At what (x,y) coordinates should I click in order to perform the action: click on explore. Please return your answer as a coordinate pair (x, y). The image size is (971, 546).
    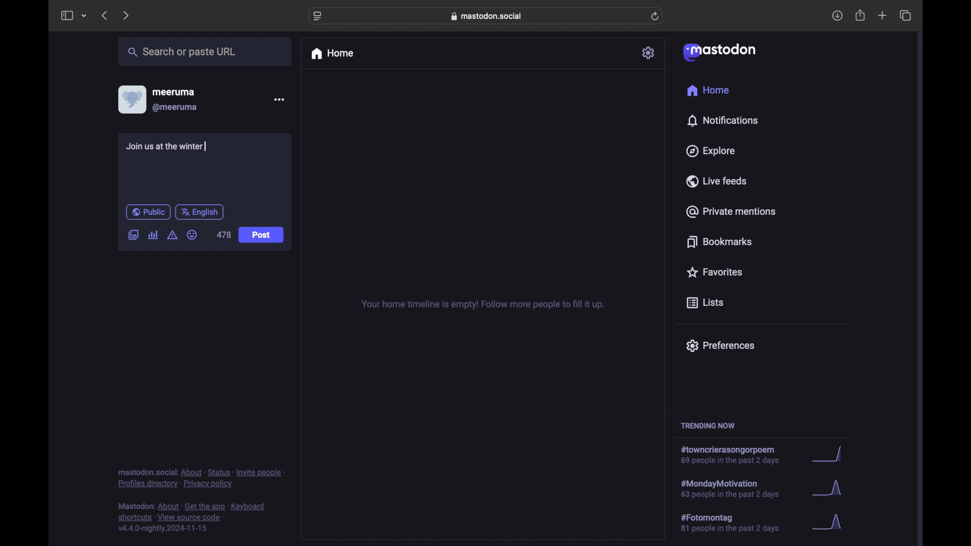
    Looking at the image, I should click on (710, 151).